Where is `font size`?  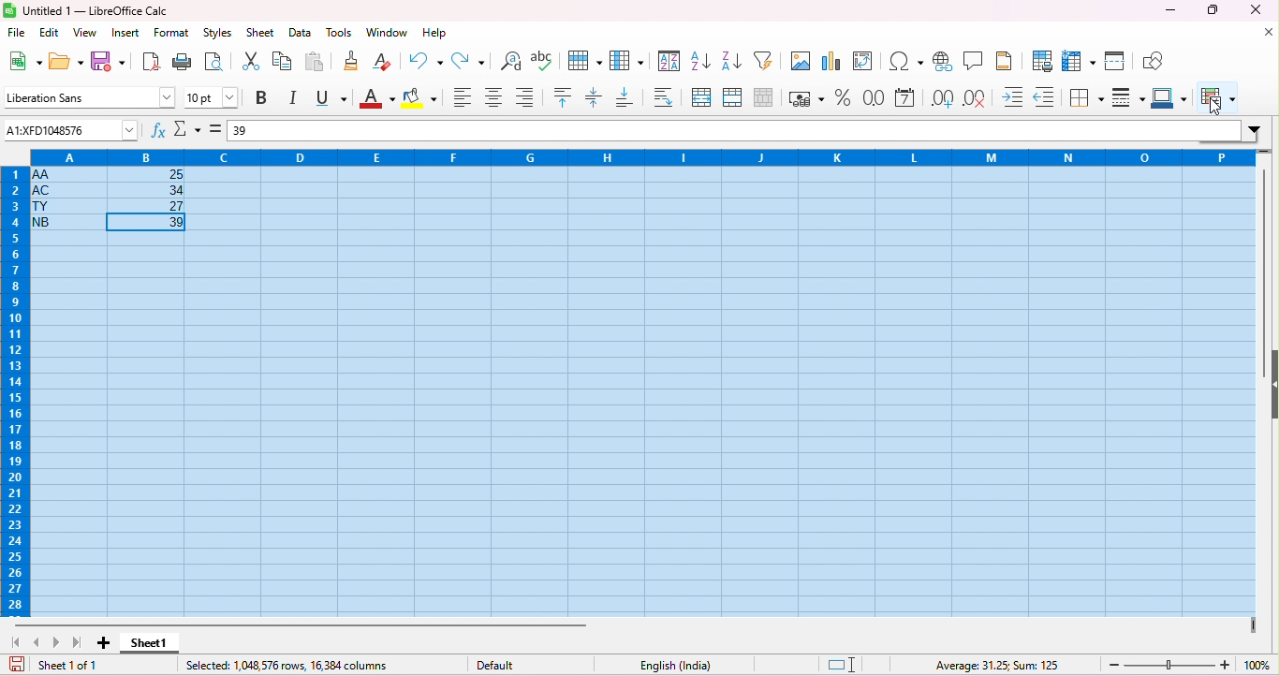
font size is located at coordinates (212, 97).